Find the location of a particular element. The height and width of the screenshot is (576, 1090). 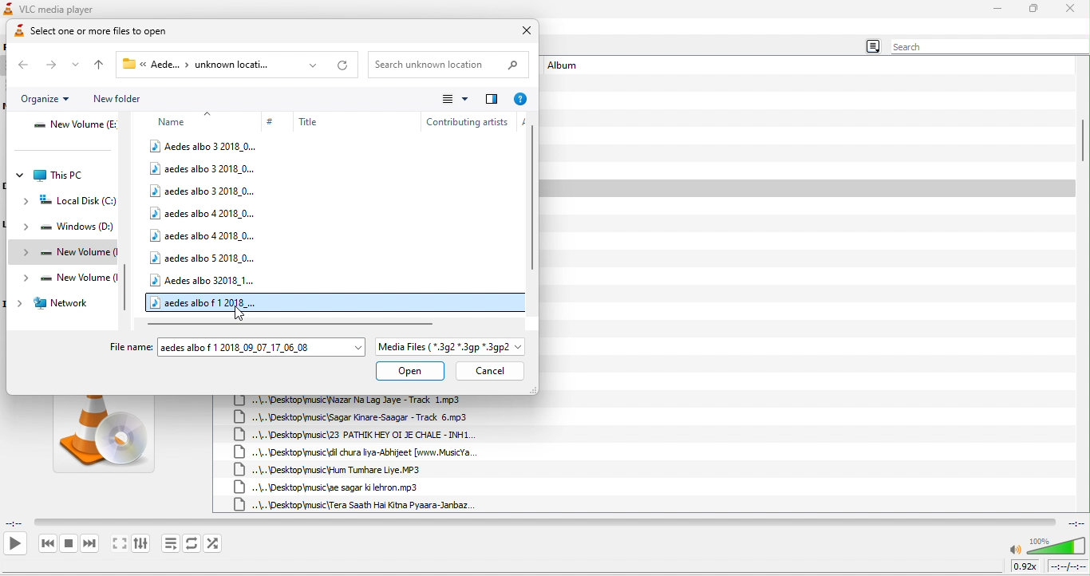

total time is located at coordinates (1074, 523).